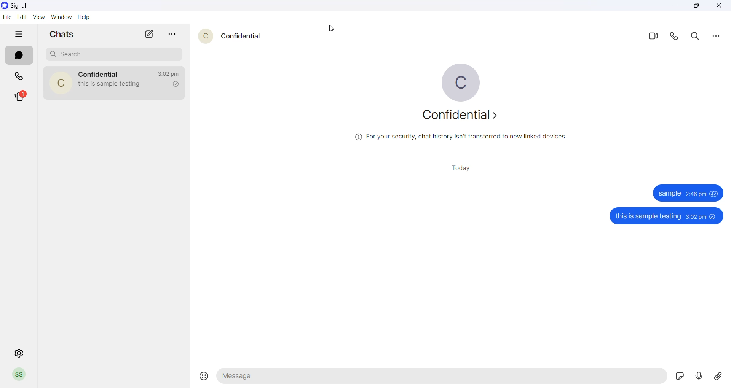  Describe the element at coordinates (99, 73) in the screenshot. I see `contact name` at that location.